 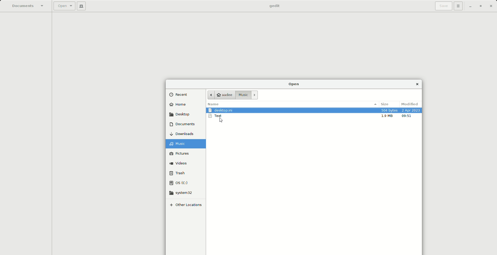 What do you see at coordinates (444, 6) in the screenshot?
I see `Save` at bounding box center [444, 6].